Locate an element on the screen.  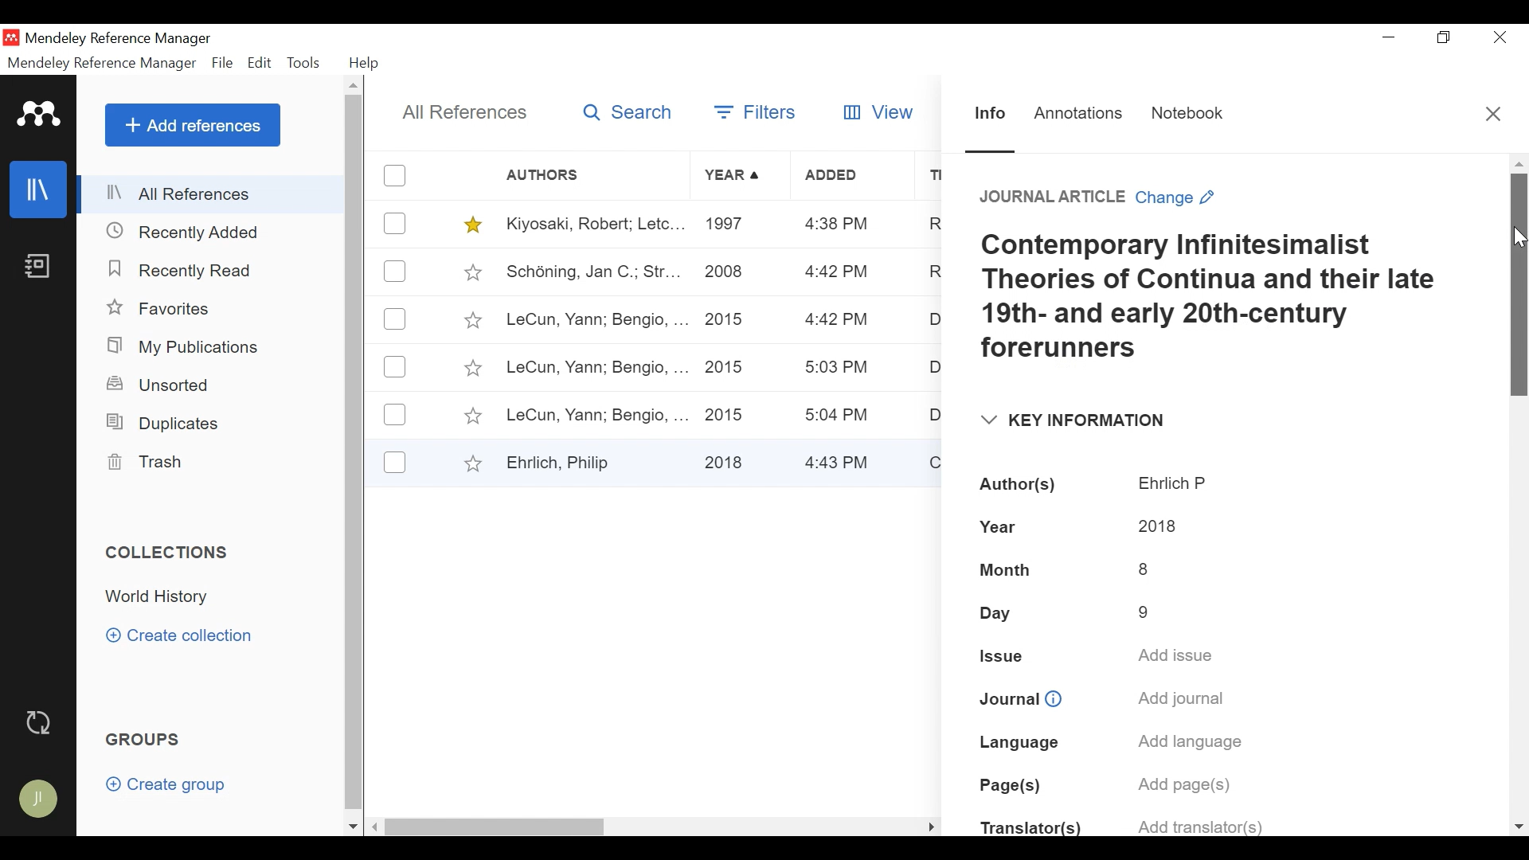
All References is located at coordinates (213, 195).